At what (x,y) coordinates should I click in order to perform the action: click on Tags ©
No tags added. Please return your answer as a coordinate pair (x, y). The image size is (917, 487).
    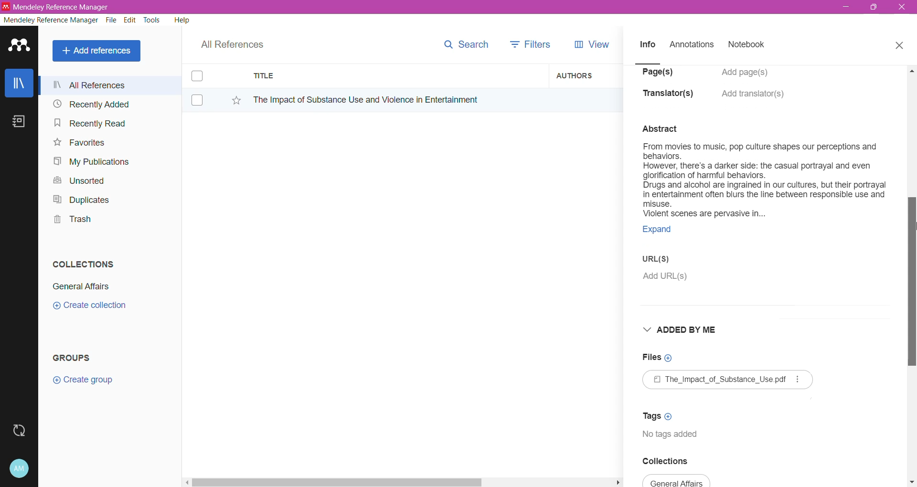
    Looking at the image, I should click on (668, 425).